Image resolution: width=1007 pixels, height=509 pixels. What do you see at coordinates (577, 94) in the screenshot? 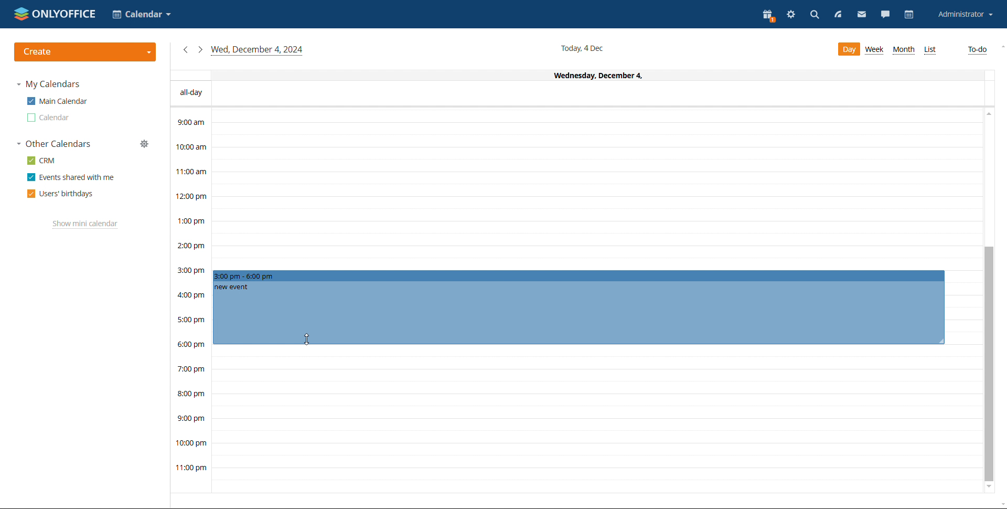
I see `all-day events` at bounding box center [577, 94].